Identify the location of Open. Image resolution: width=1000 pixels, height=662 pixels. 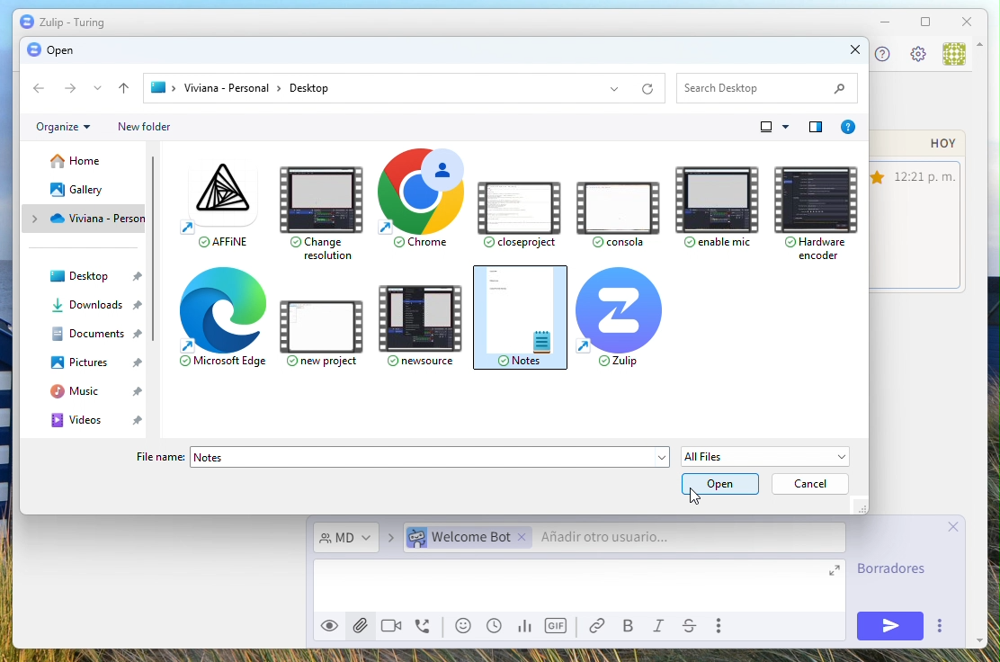
(49, 49).